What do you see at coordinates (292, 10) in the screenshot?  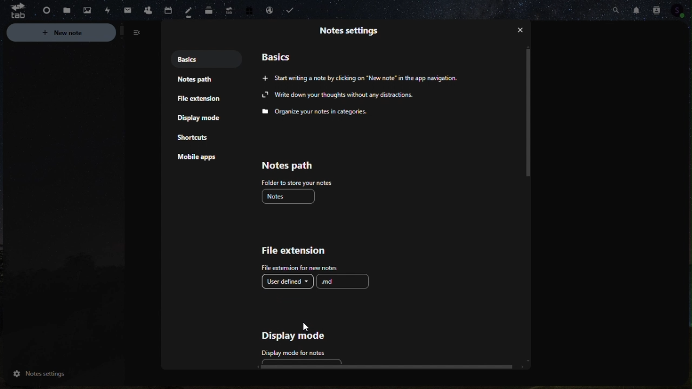 I see `Task` at bounding box center [292, 10].